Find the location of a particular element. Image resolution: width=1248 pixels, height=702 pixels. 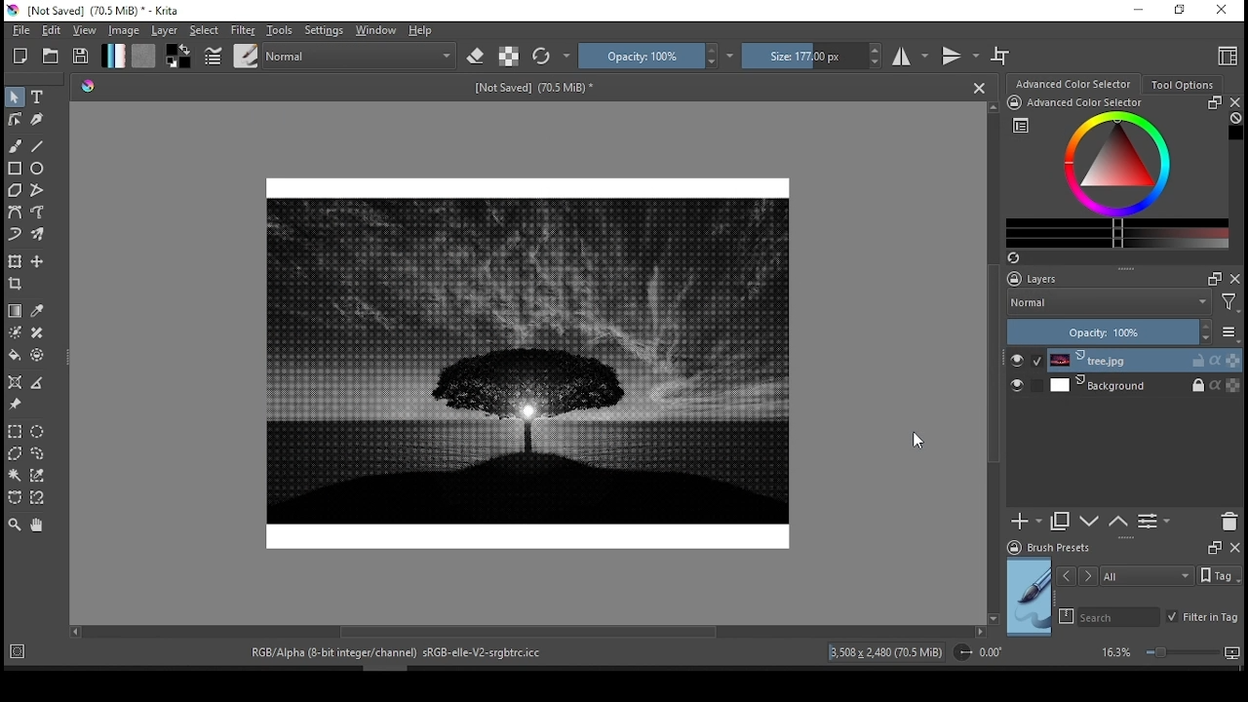

tag is located at coordinates (1224, 578).